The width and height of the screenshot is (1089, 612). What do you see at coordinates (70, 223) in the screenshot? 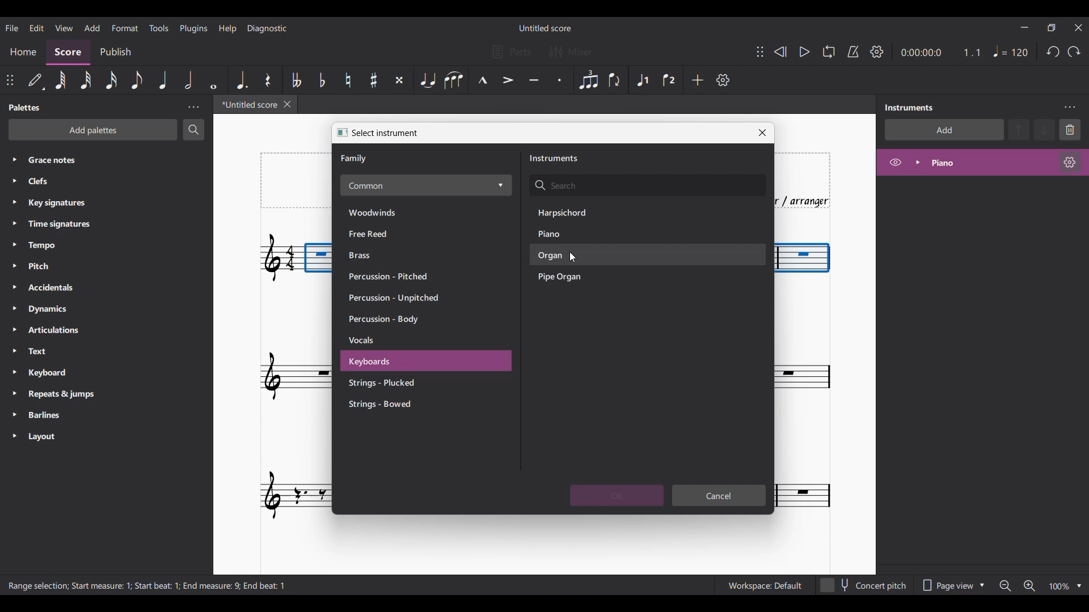
I see `Time signatures` at bounding box center [70, 223].